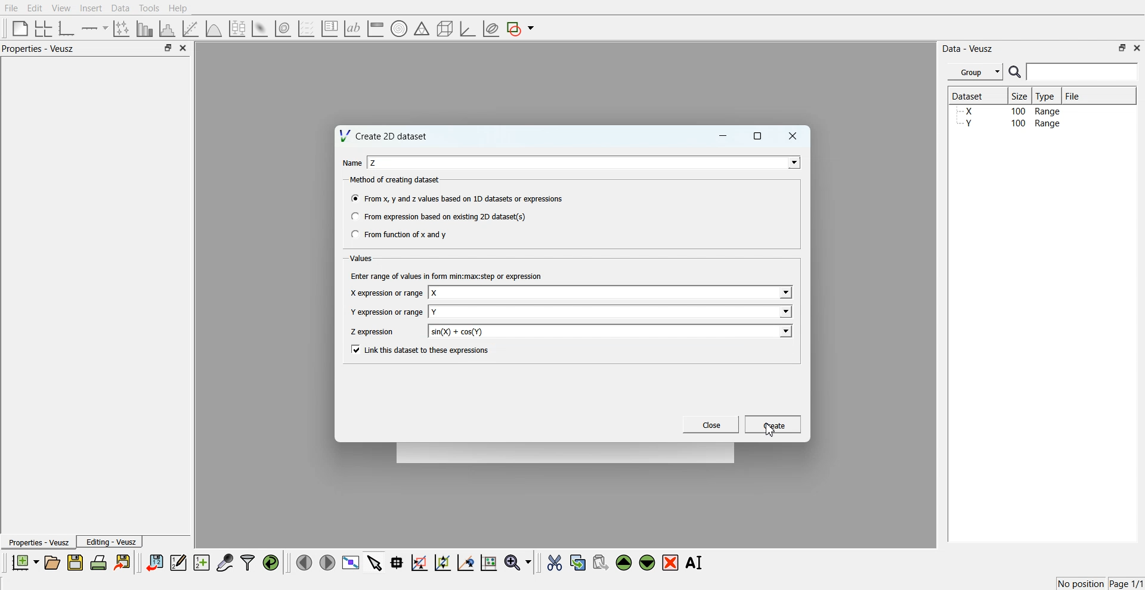  What do you see at coordinates (711, 424) in the screenshot?
I see `Close` at bounding box center [711, 424].